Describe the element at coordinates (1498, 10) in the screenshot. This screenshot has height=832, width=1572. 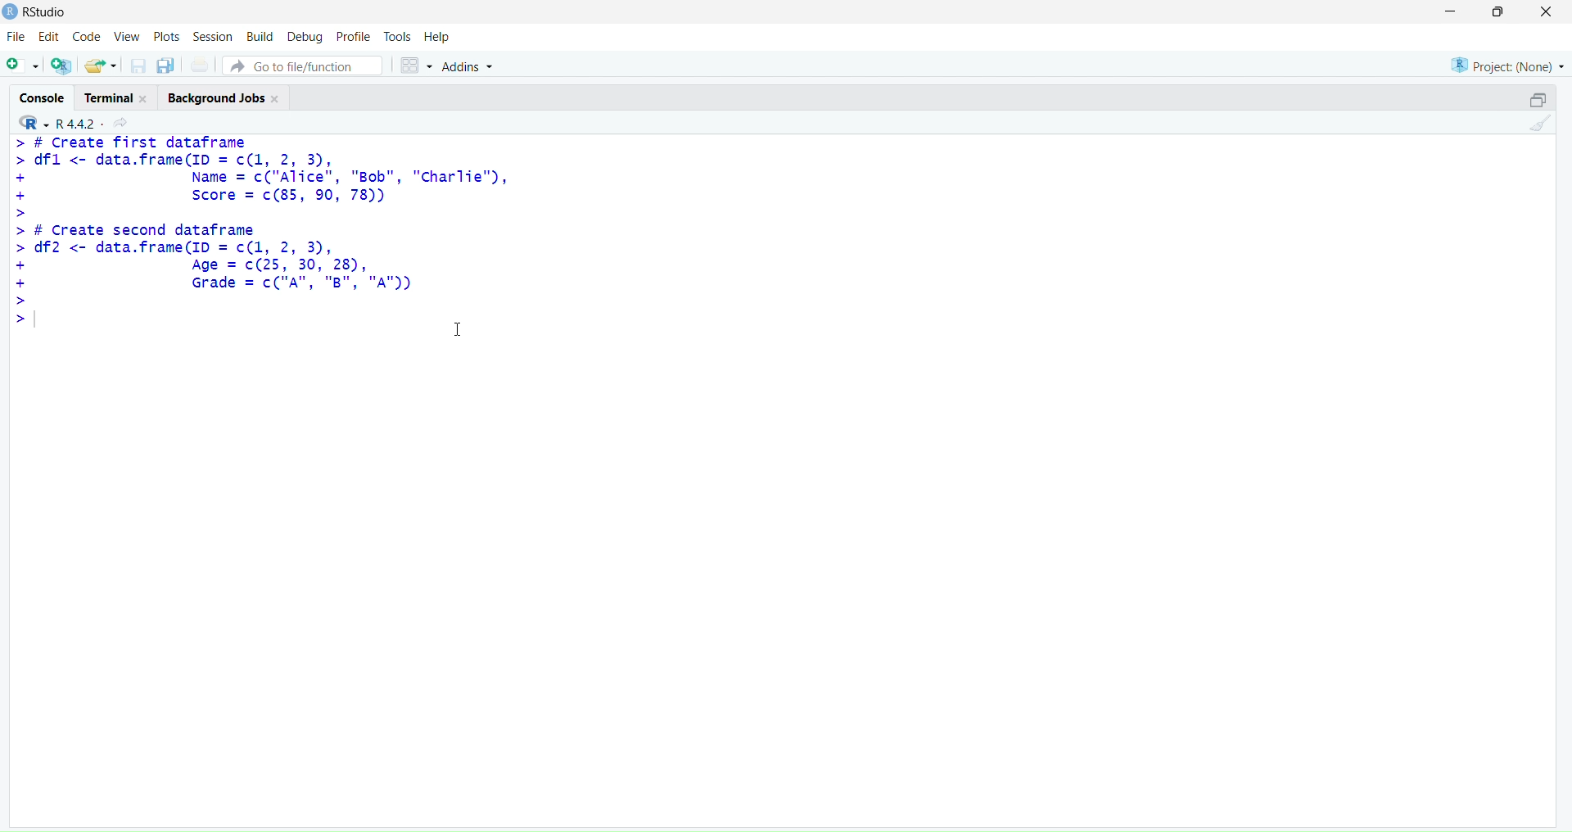
I see `maximize` at that location.